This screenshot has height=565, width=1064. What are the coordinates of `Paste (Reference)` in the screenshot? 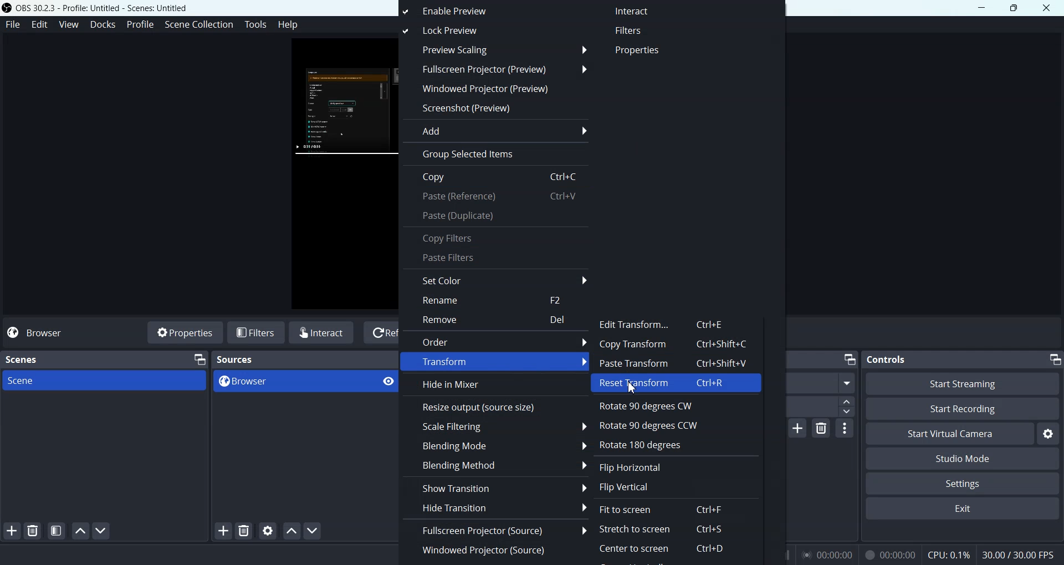 It's located at (496, 197).